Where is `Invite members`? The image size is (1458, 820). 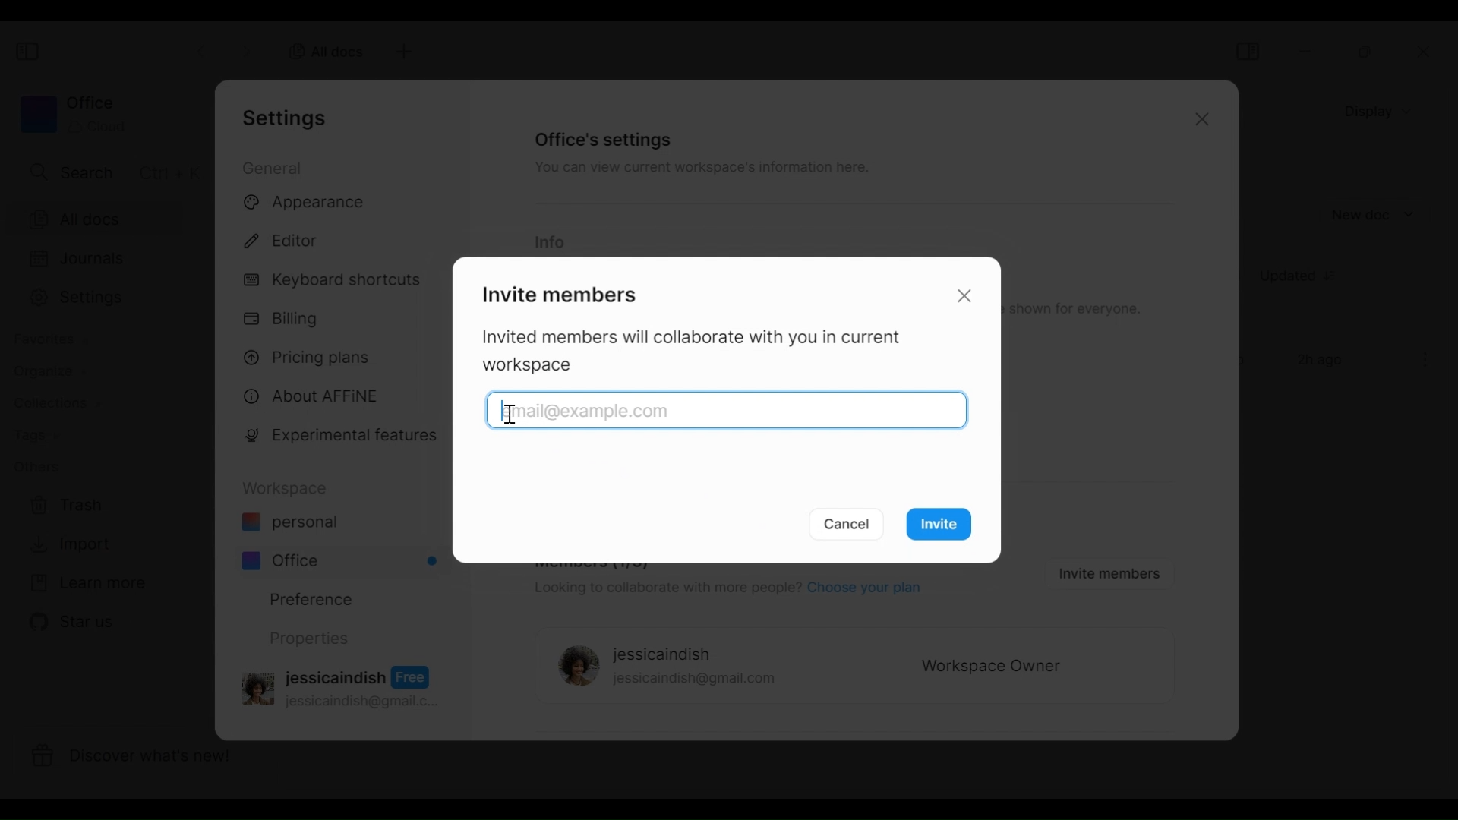
Invite members is located at coordinates (557, 292).